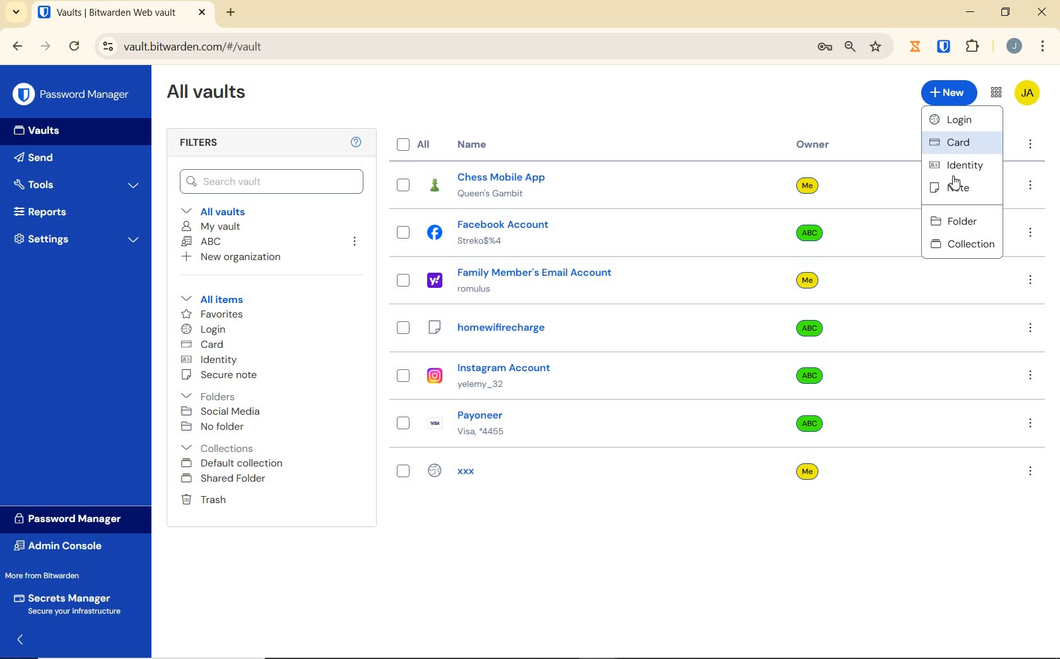  Describe the element at coordinates (1015, 47) in the screenshot. I see `Account` at that location.